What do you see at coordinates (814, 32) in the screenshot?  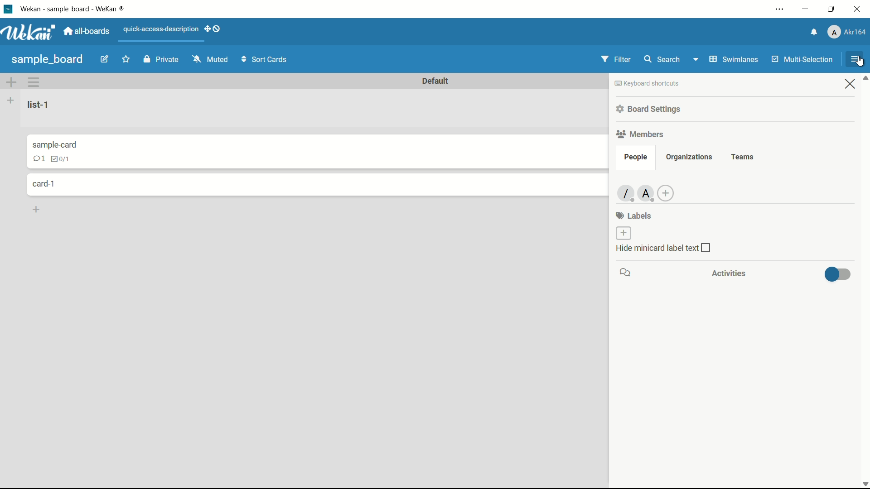 I see `notifications` at bounding box center [814, 32].